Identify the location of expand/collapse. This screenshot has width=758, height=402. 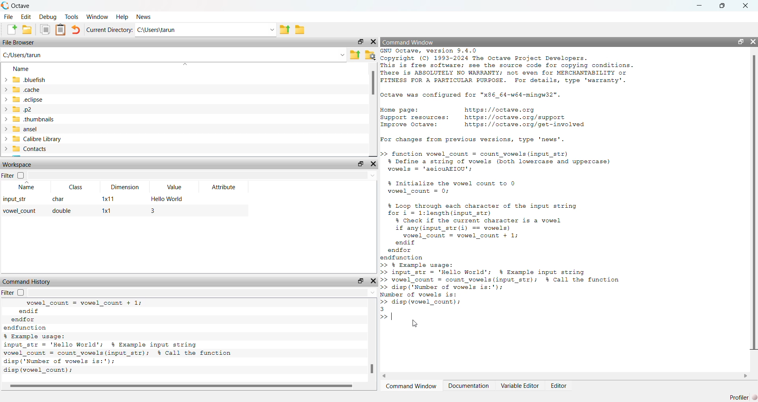
(6, 80).